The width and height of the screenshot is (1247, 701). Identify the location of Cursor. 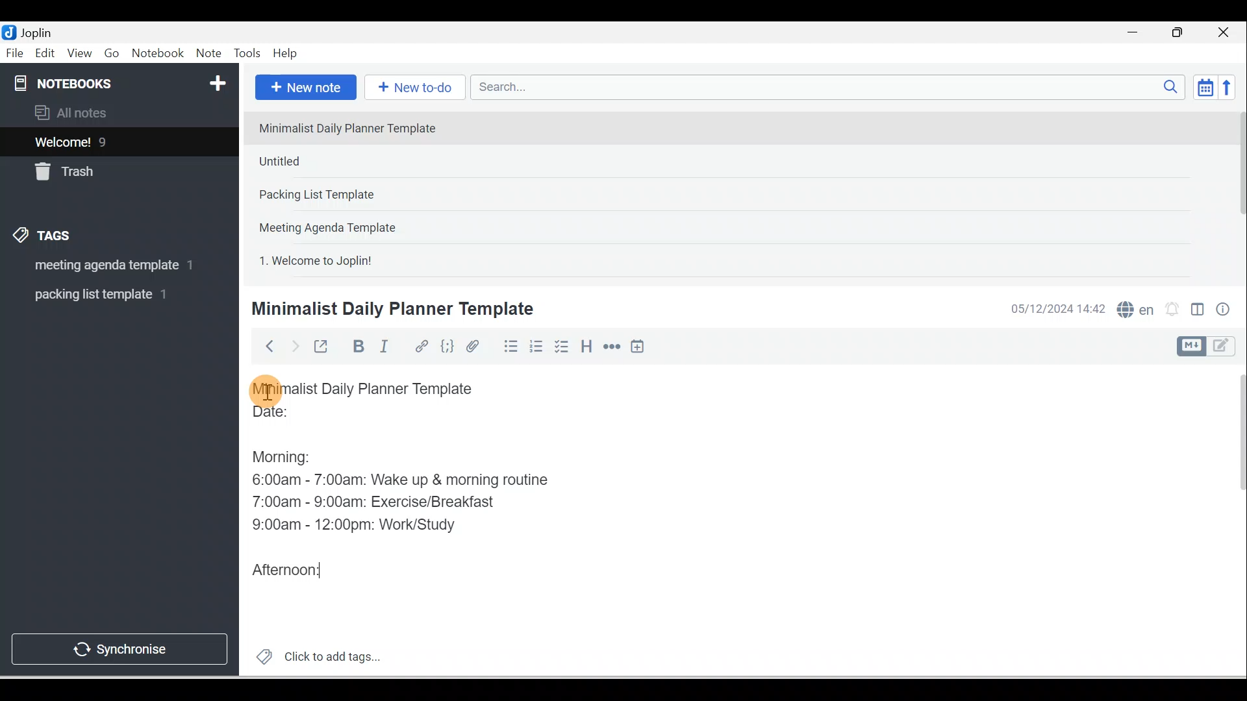
(266, 389).